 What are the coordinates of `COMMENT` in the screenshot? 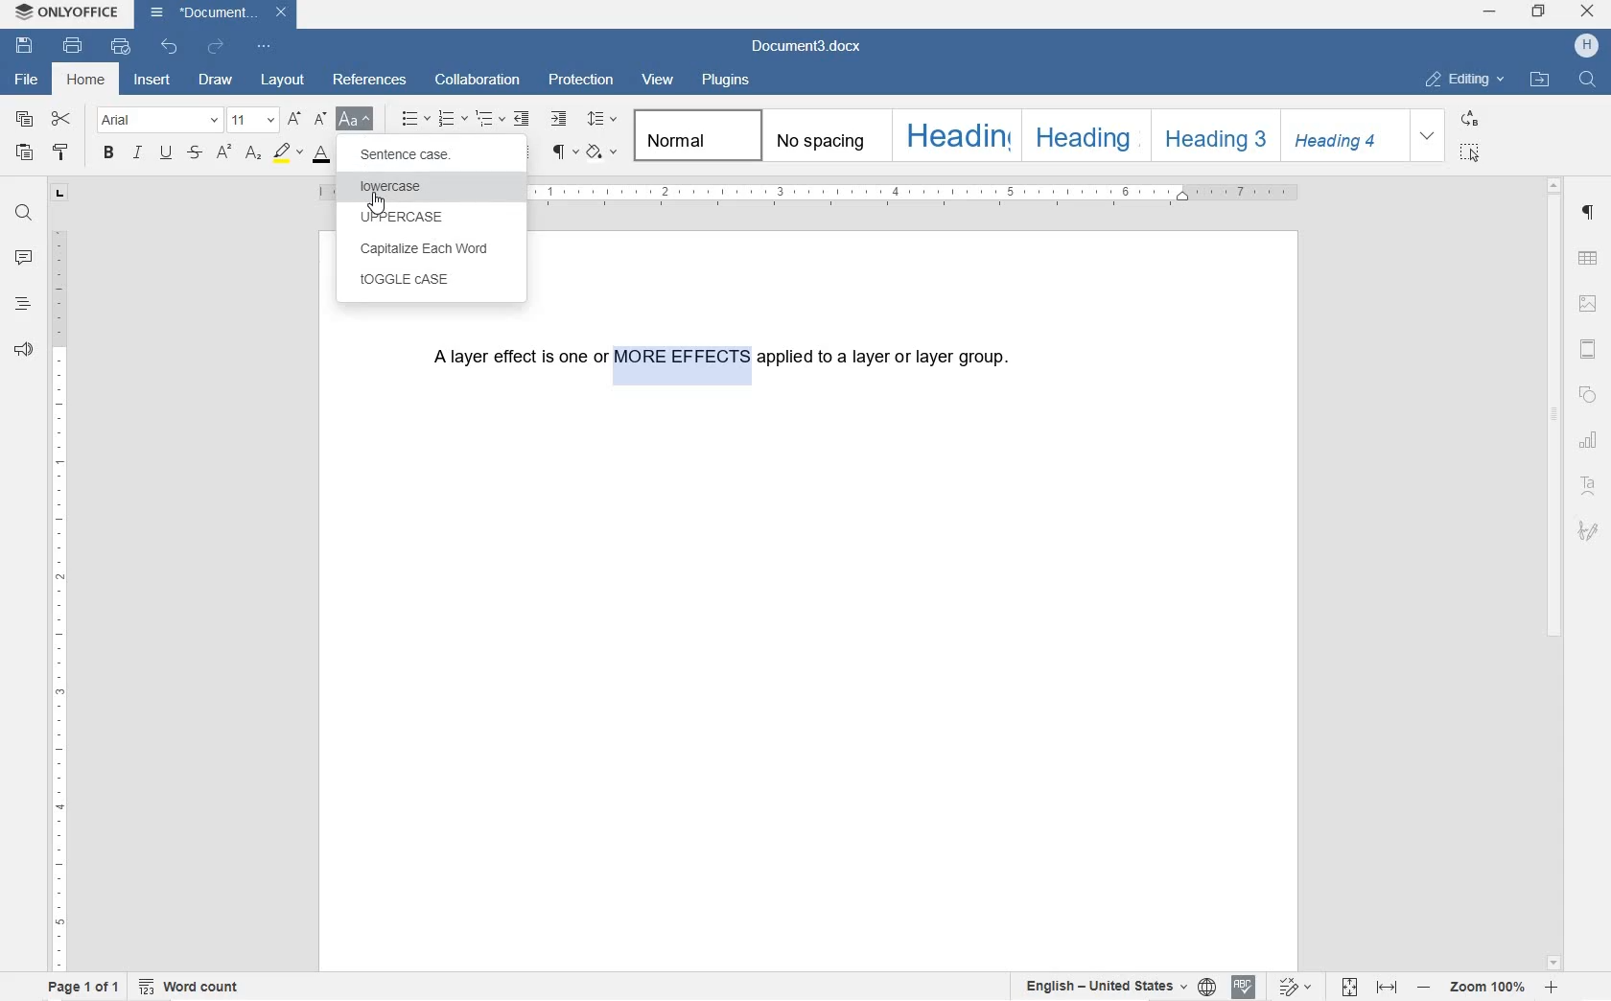 It's located at (24, 260).